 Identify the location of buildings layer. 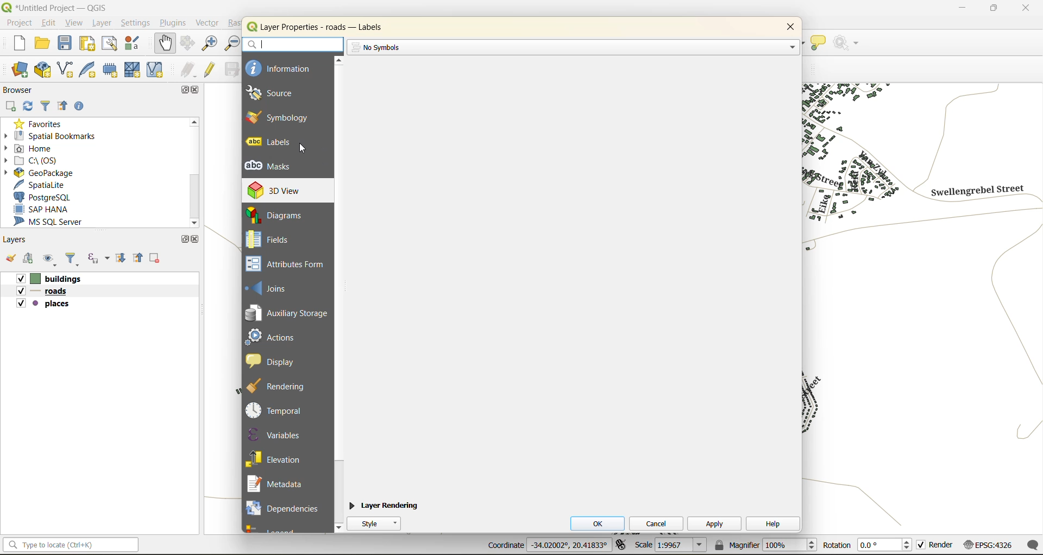
(53, 279).